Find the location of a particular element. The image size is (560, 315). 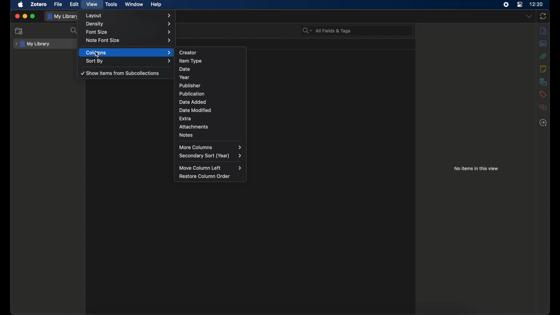

publication is located at coordinates (192, 93).